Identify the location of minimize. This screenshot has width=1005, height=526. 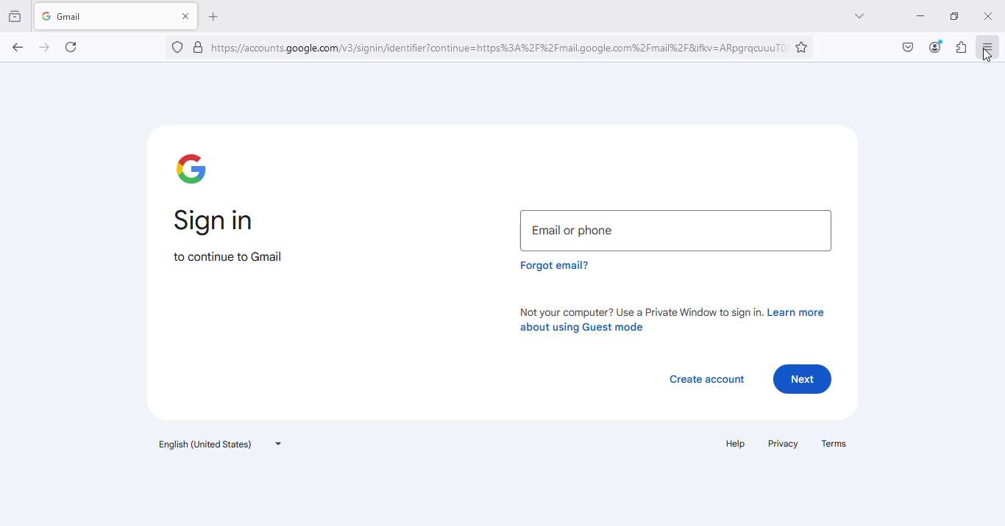
(921, 17).